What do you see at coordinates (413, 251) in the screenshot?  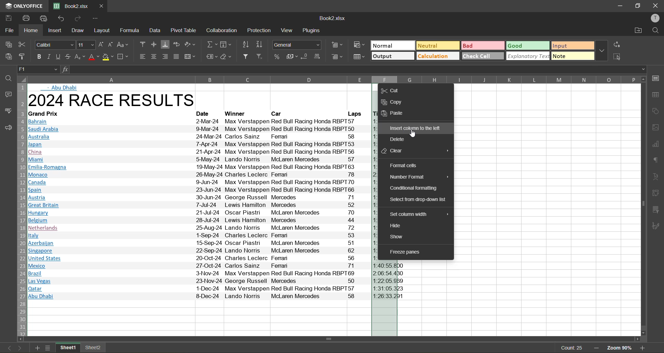 I see `freeze panes` at bounding box center [413, 251].